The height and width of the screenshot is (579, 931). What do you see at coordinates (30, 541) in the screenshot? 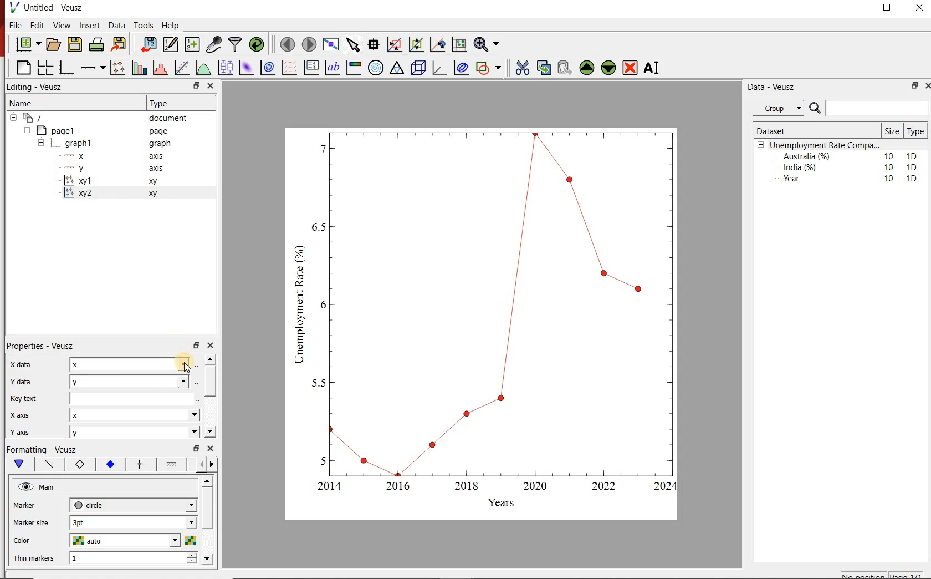
I see `color` at bounding box center [30, 541].